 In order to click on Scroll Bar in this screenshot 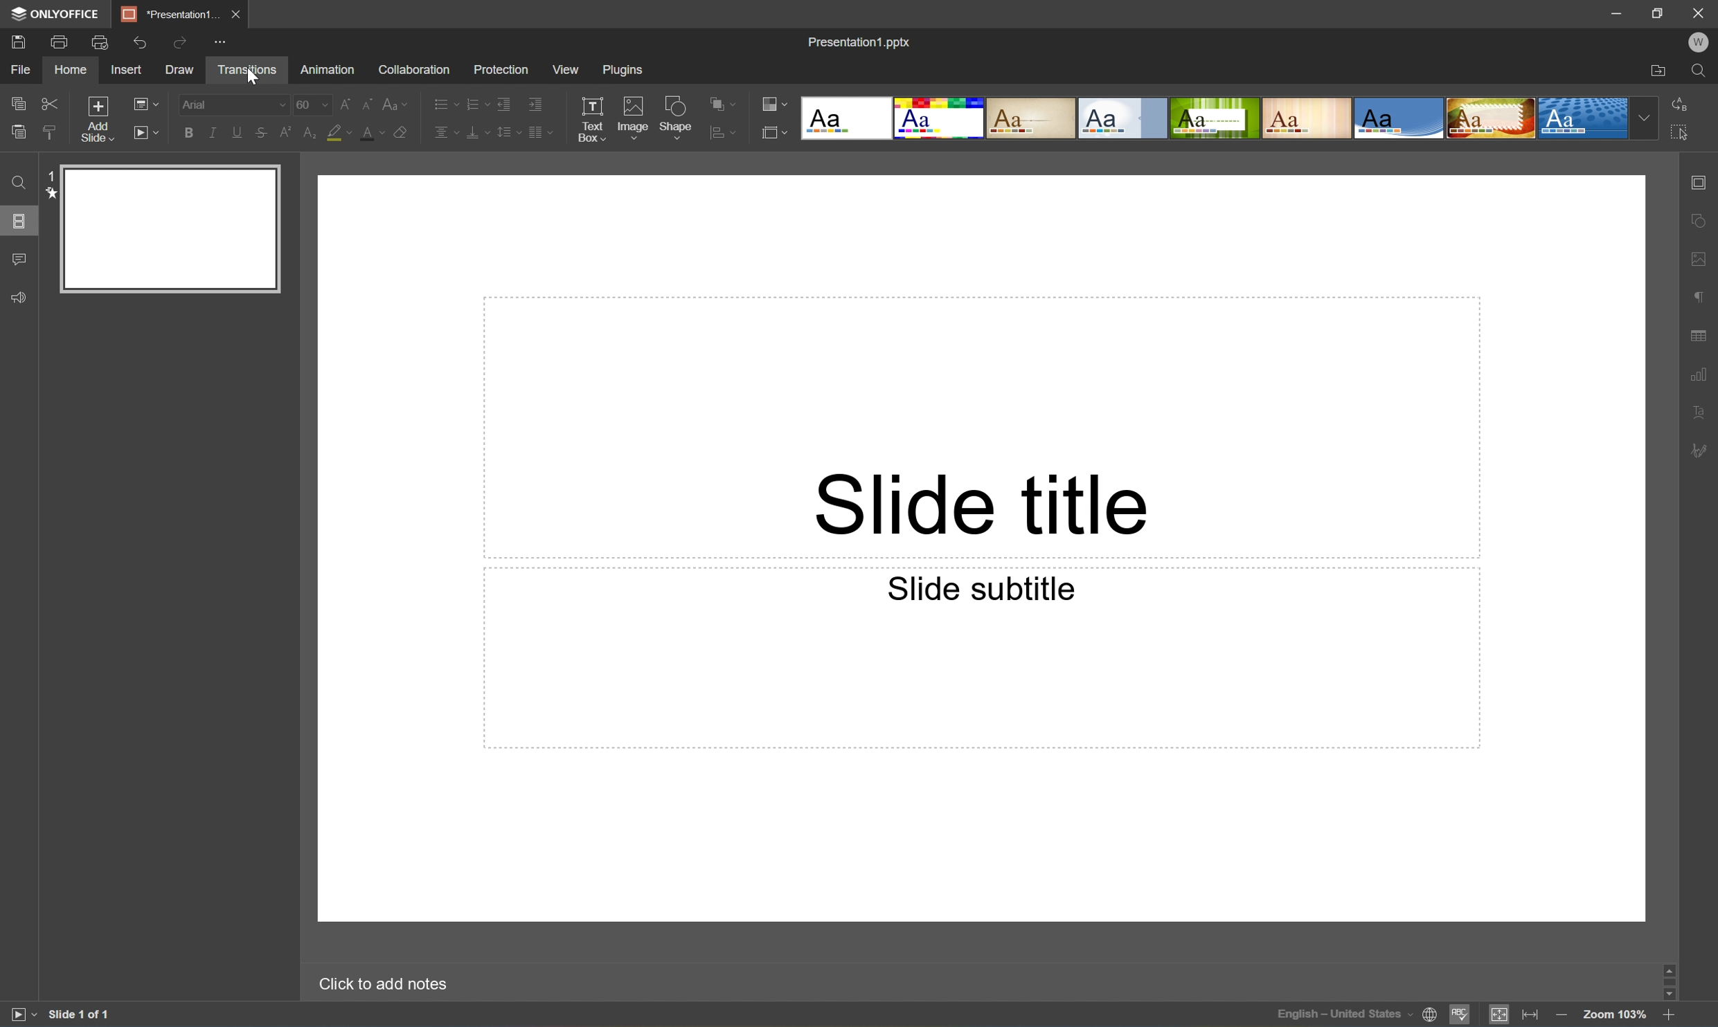, I will do `click(1665, 980)`.